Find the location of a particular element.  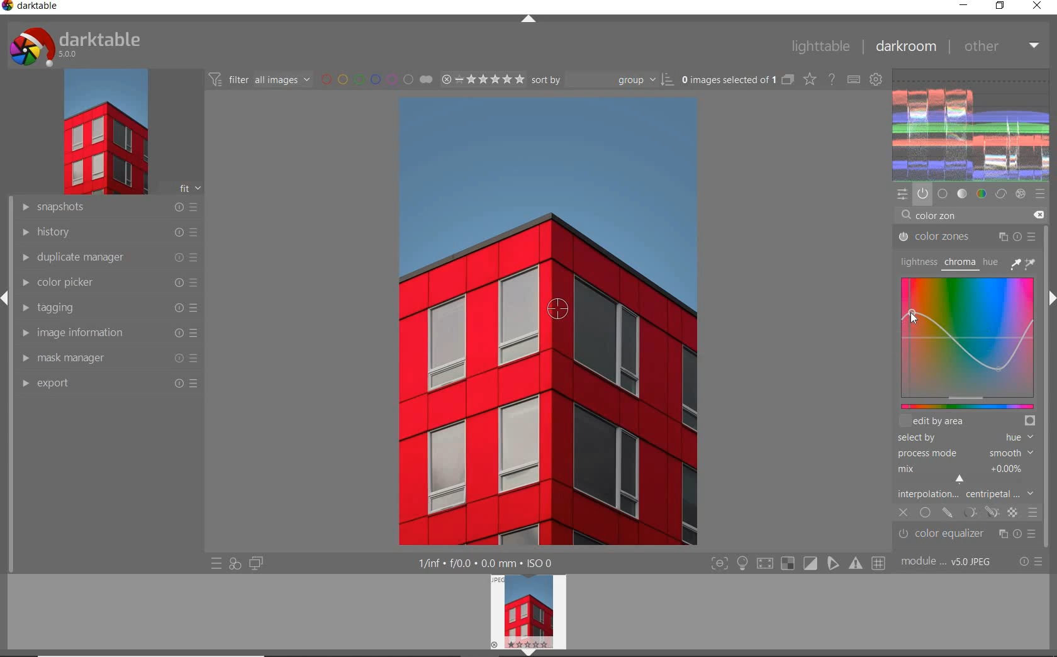

base is located at coordinates (942, 193).